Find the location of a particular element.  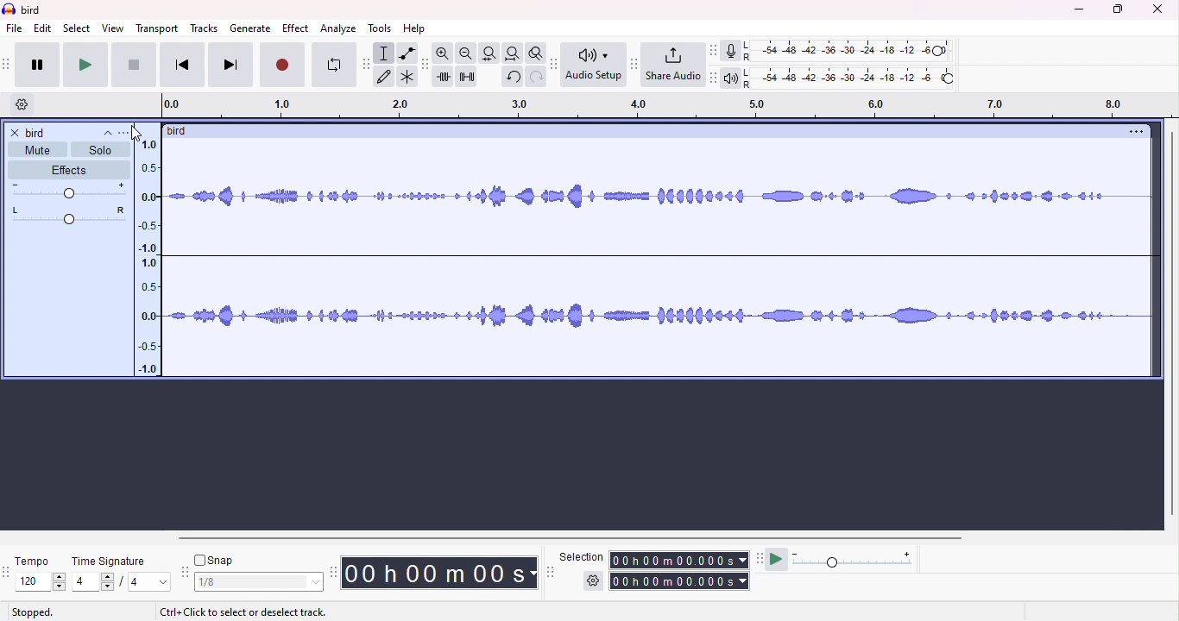

pan is located at coordinates (70, 213).